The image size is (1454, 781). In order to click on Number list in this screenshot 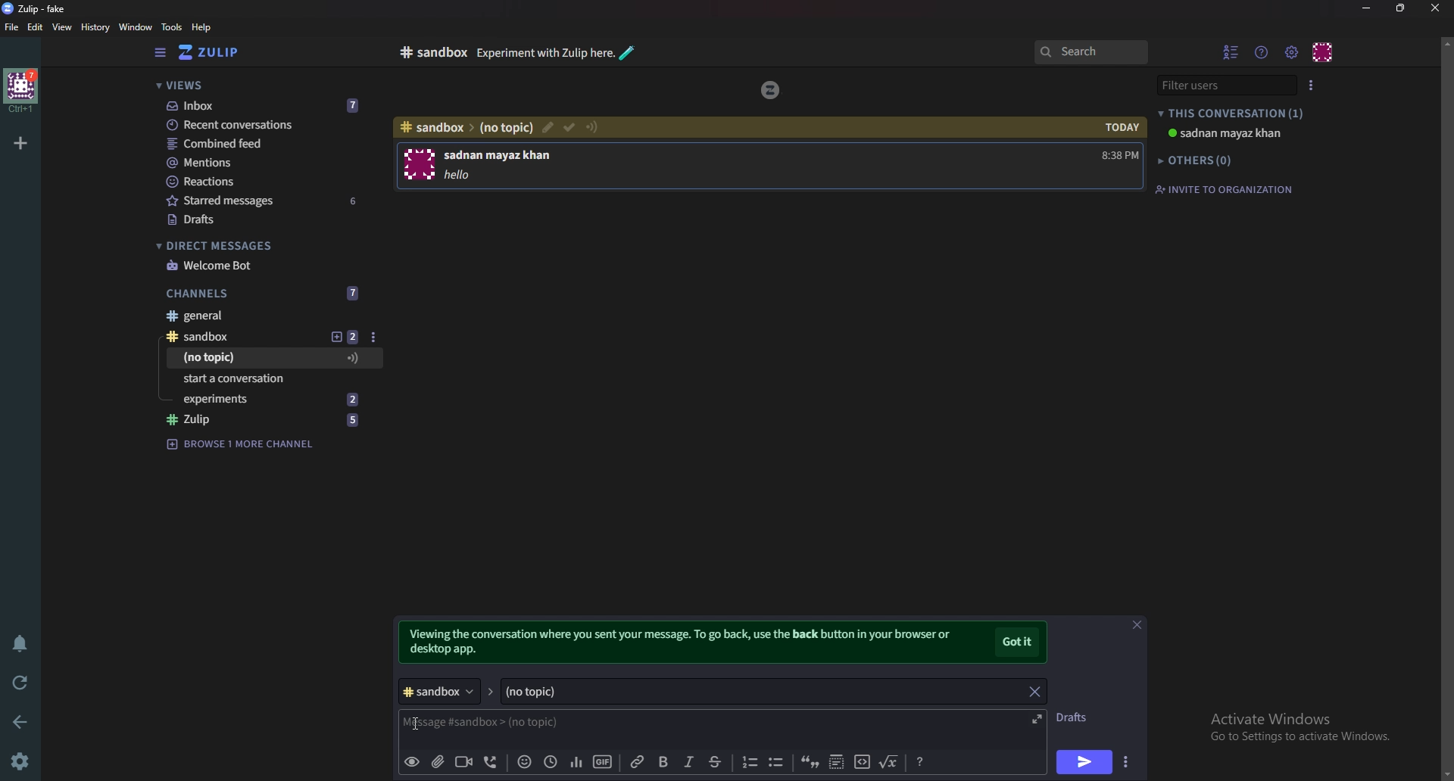, I will do `click(747, 762)`.